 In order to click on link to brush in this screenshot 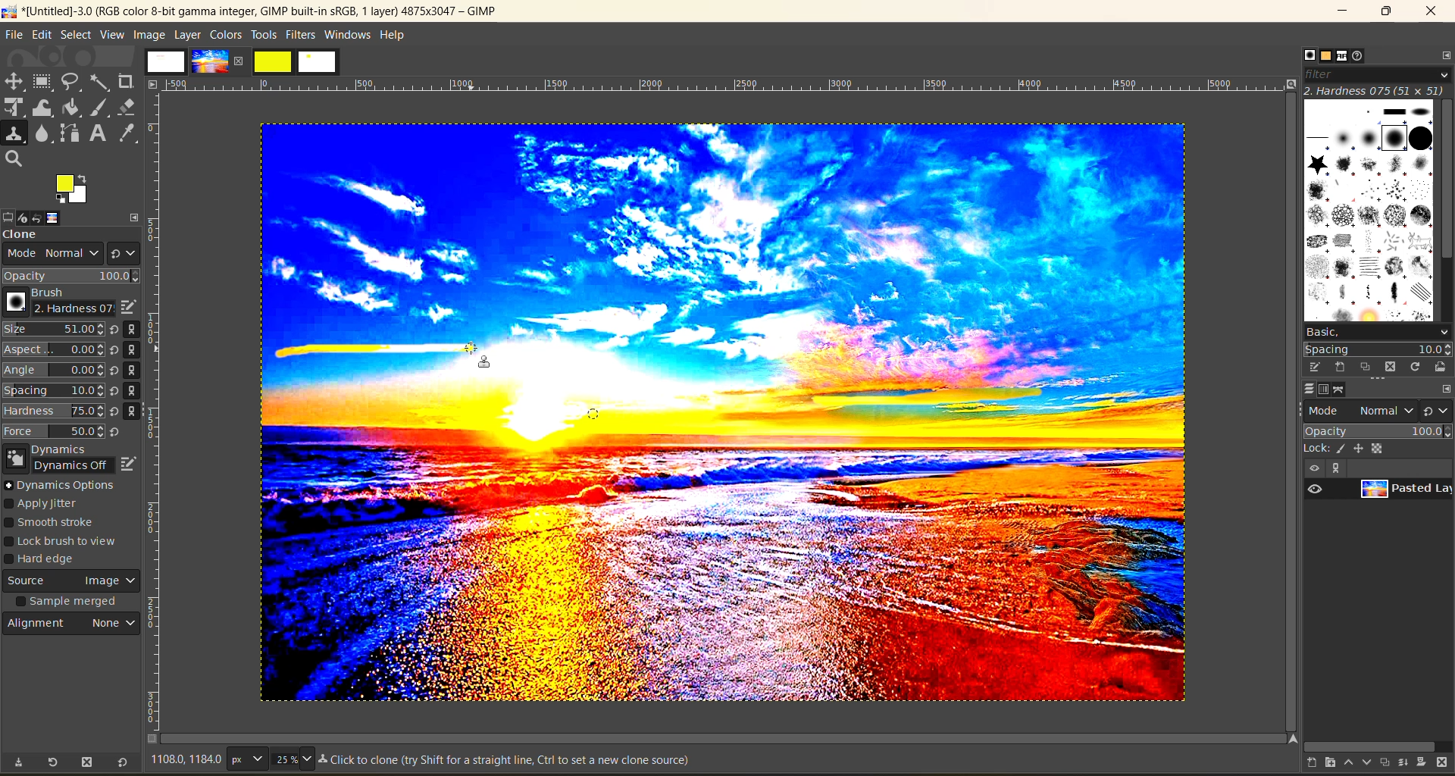, I will do `click(136, 373)`.